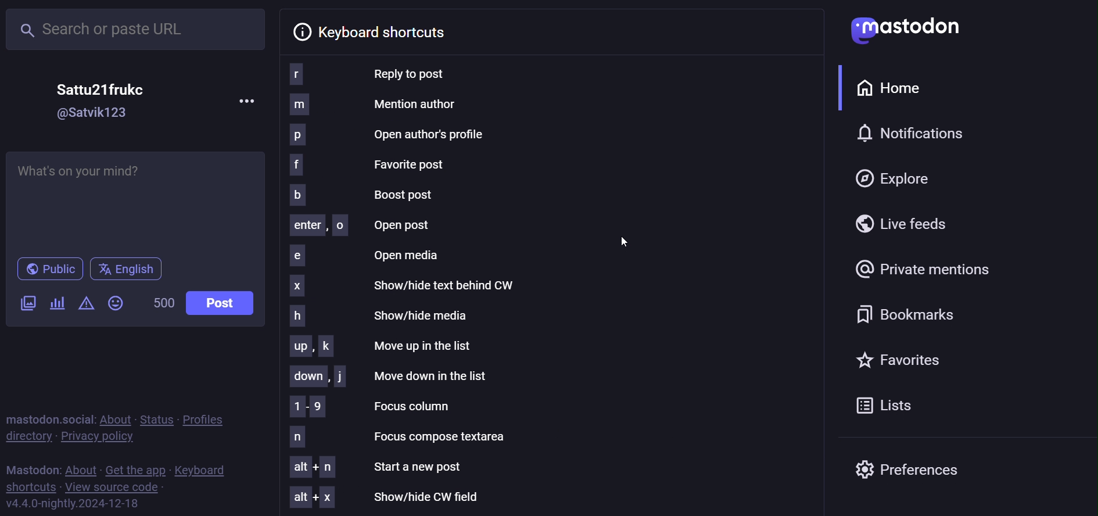 The height and width of the screenshot is (516, 1098). What do you see at coordinates (164, 302) in the screenshot?
I see `500` at bounding box center [164, 302].